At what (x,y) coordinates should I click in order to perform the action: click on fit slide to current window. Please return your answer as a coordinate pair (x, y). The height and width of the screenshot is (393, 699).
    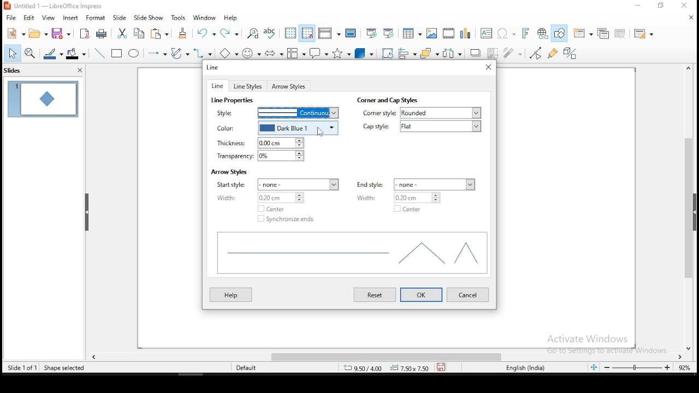
    Looking at the image, I should click on (594, 366).